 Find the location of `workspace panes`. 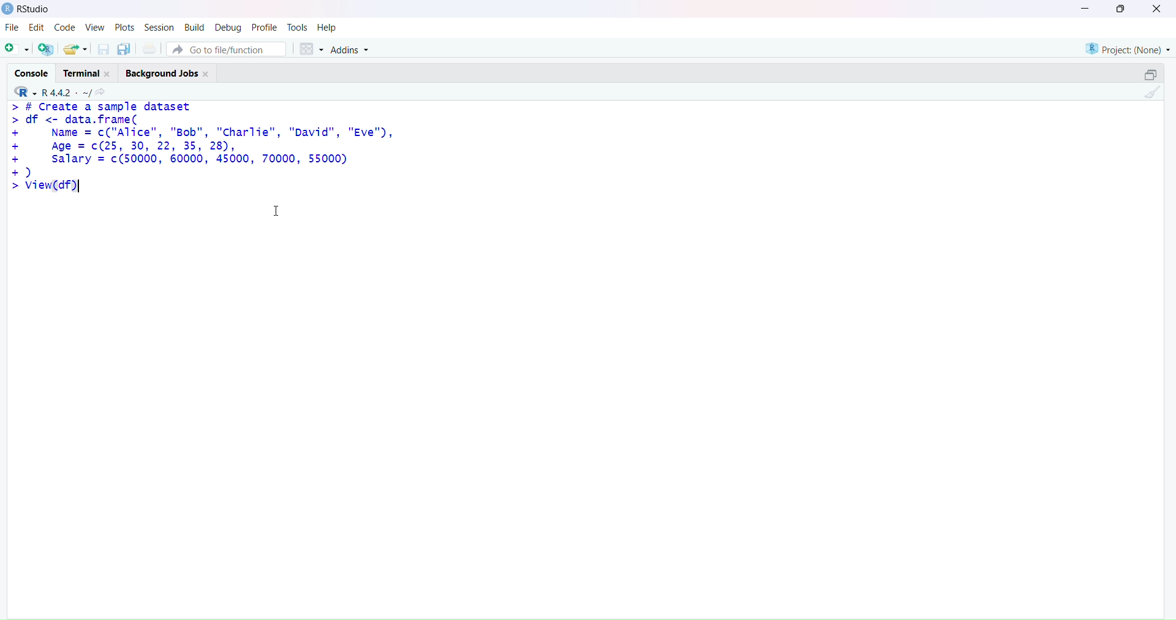

workspace panes is located at coordinates (311, 50).